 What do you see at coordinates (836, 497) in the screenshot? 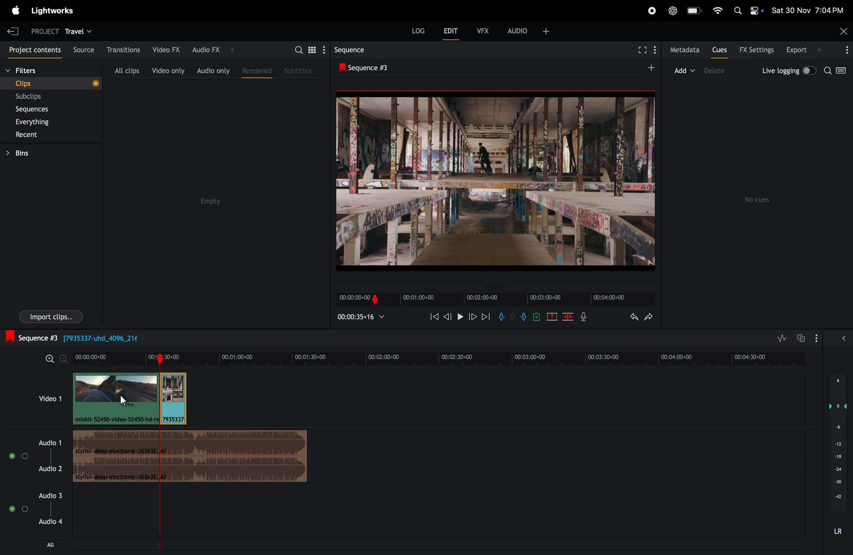
I see `-42 (layers)` at bounding box center [836, 497].